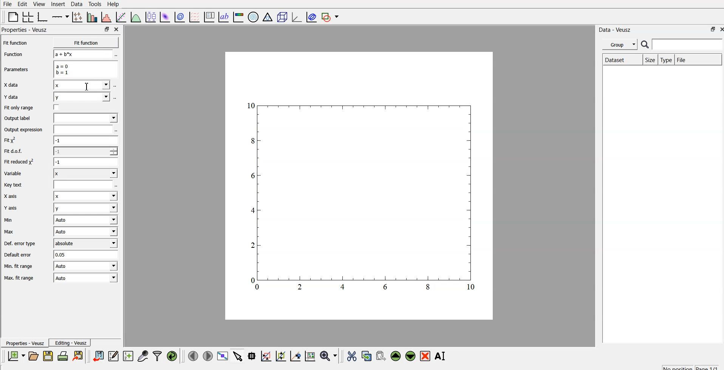 The height and width of the screenshot is (370, 724). Describe the element at coordinates (19, 219) in the screenshot. I see `Min` at that location.